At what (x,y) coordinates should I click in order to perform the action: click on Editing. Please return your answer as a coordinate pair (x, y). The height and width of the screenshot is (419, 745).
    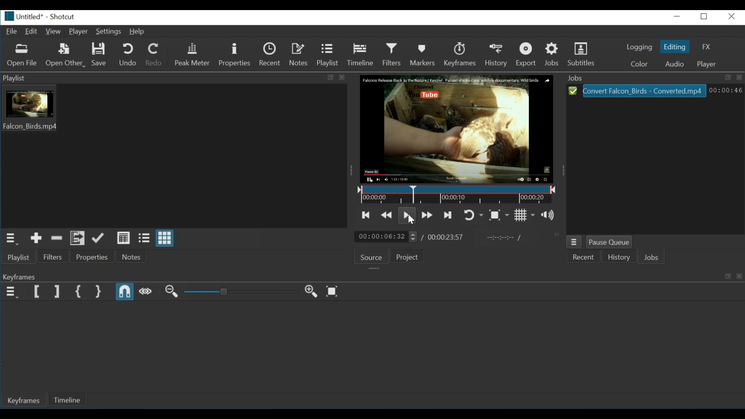
    Looking at the image, I should click on (676, 47).